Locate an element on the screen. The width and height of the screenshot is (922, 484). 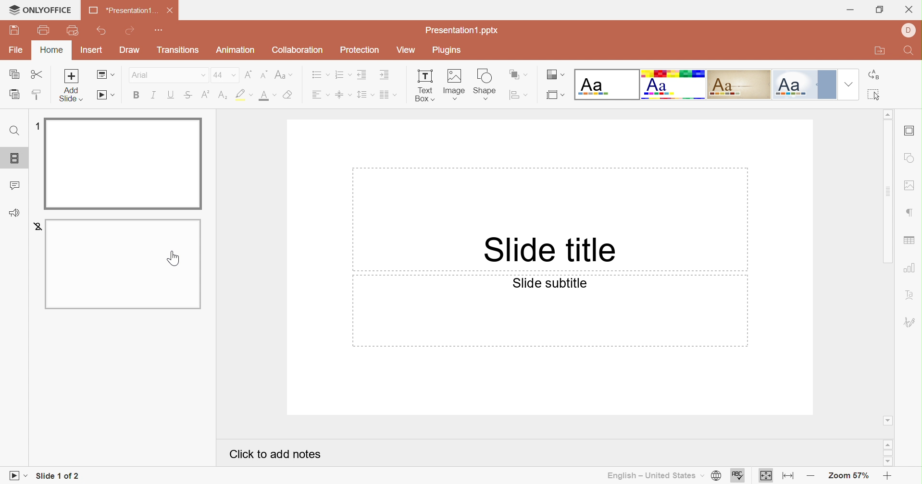
Select slide size is located at coordinates (556, 96).